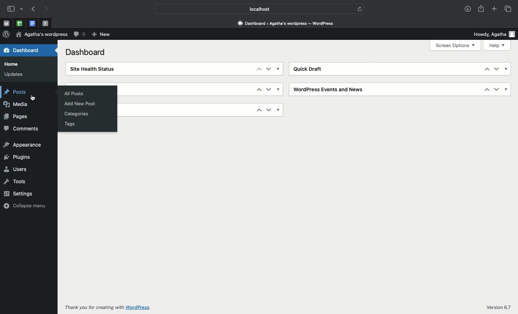 This screenshot has height=314, width=518. Describe the element at coordinates (330, 89) in the screenshot. I see `Wordpress events and news` at that location.